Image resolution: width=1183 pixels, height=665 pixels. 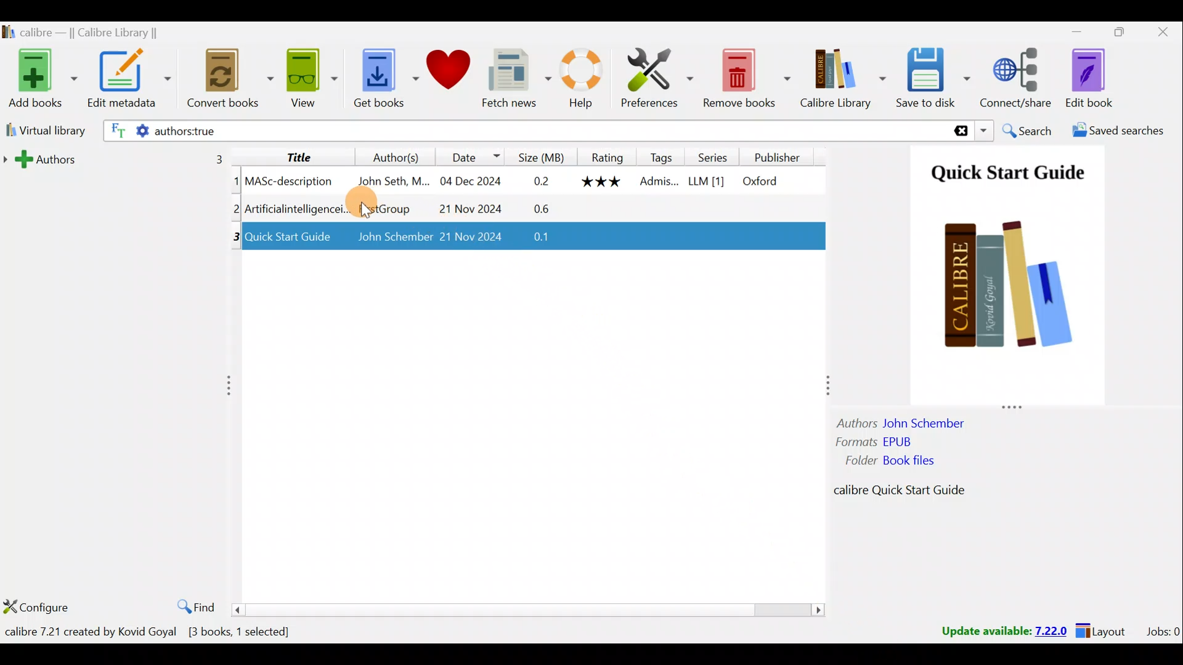 What do you see at coordinates (373, 81) in the screenshot?
I see `Get books` at bounding box center [373, 81].